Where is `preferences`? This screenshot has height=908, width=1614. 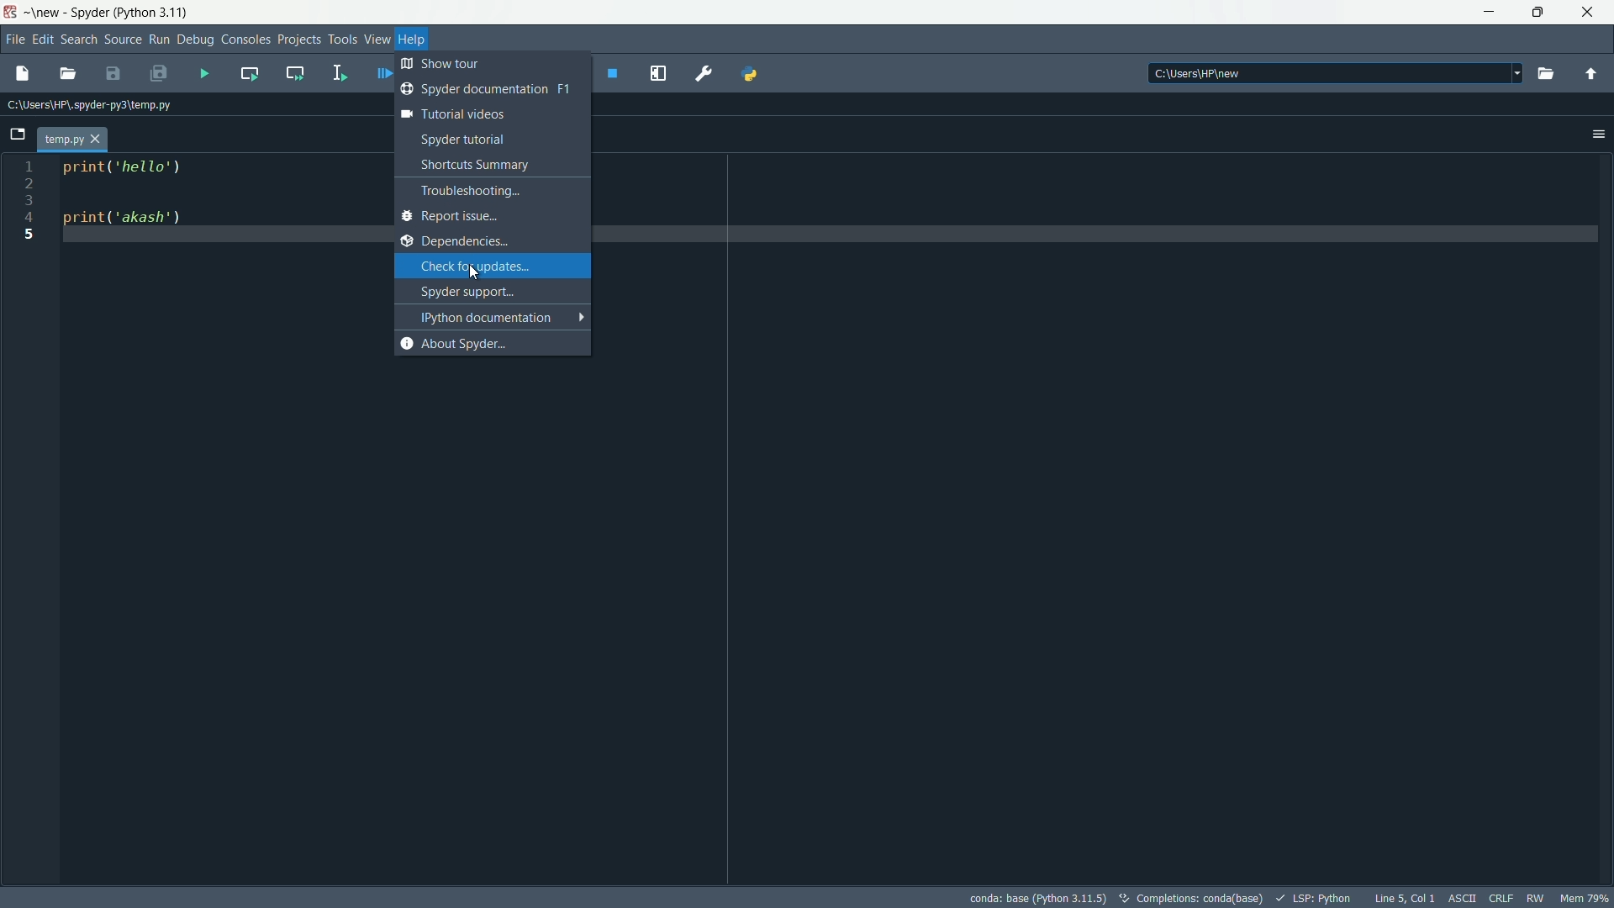
preferences is located at coordinates (704, 73).